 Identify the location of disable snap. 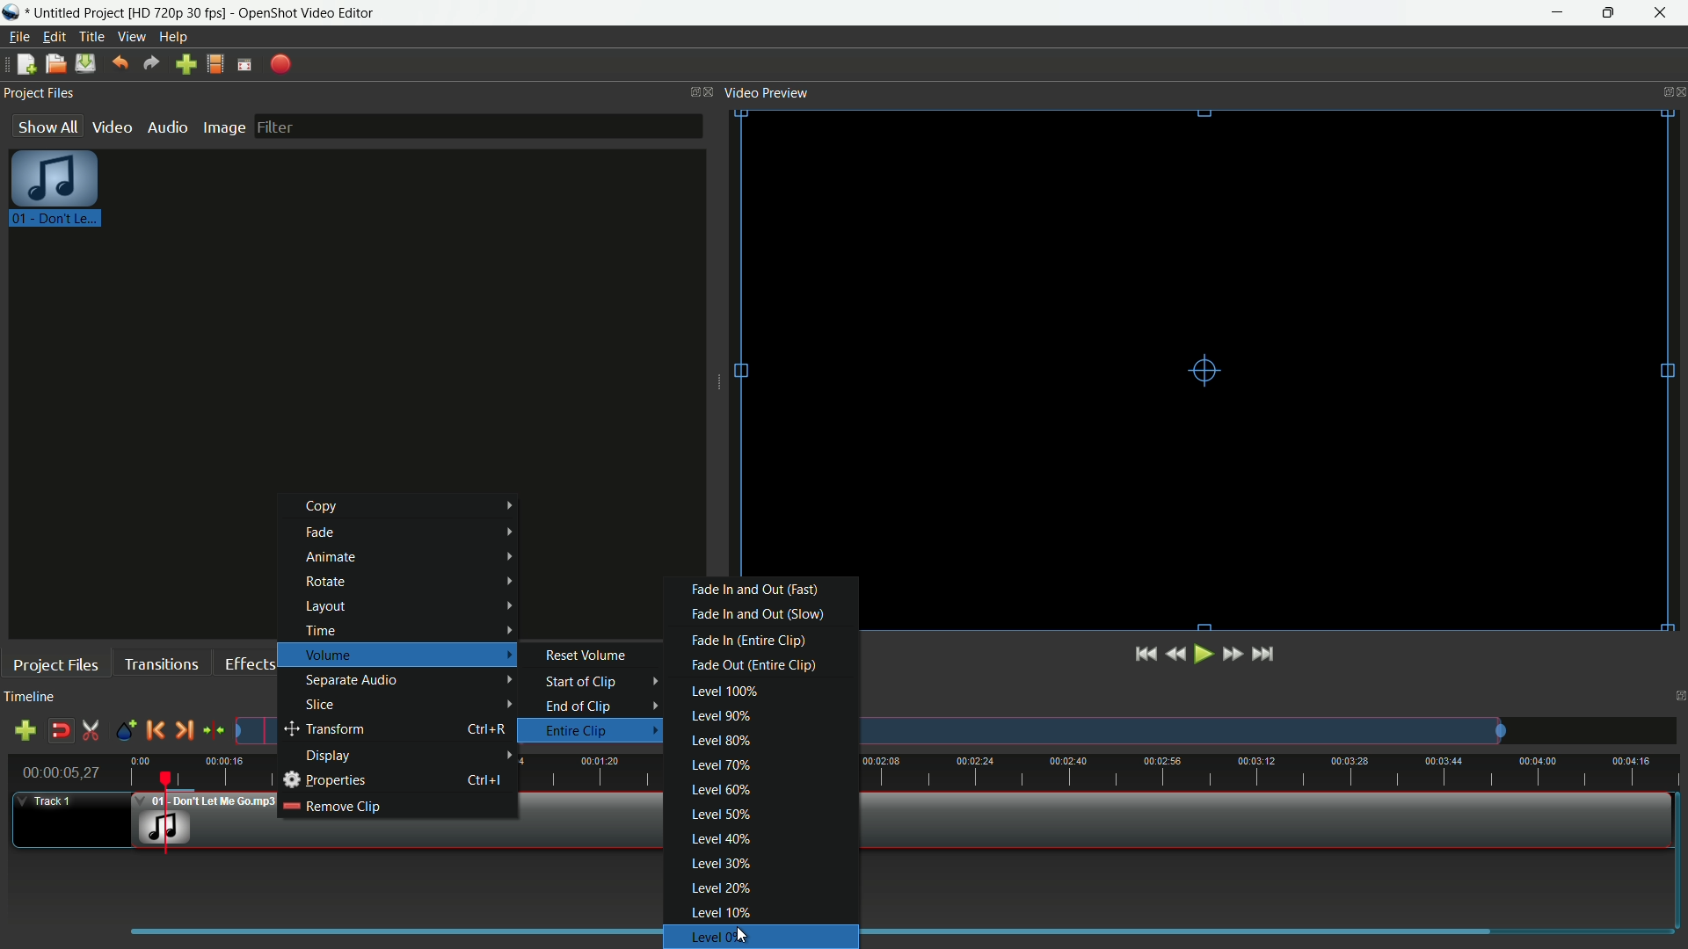
(61, 731).